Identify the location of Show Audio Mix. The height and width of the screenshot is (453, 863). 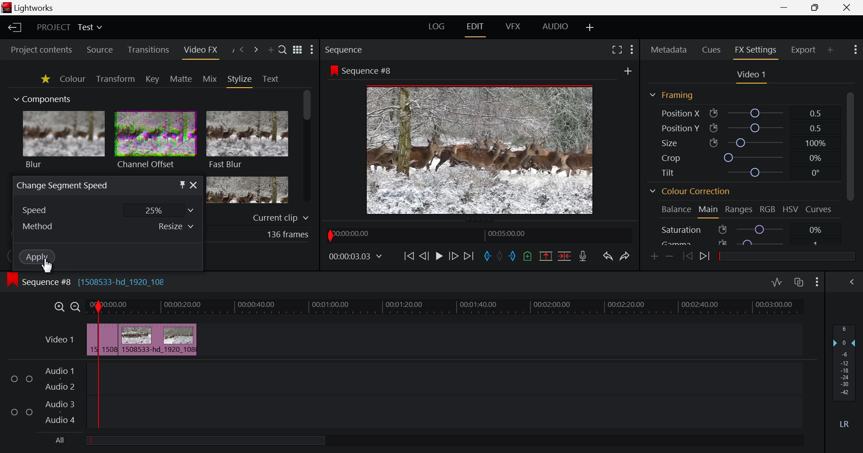
(853, 282).